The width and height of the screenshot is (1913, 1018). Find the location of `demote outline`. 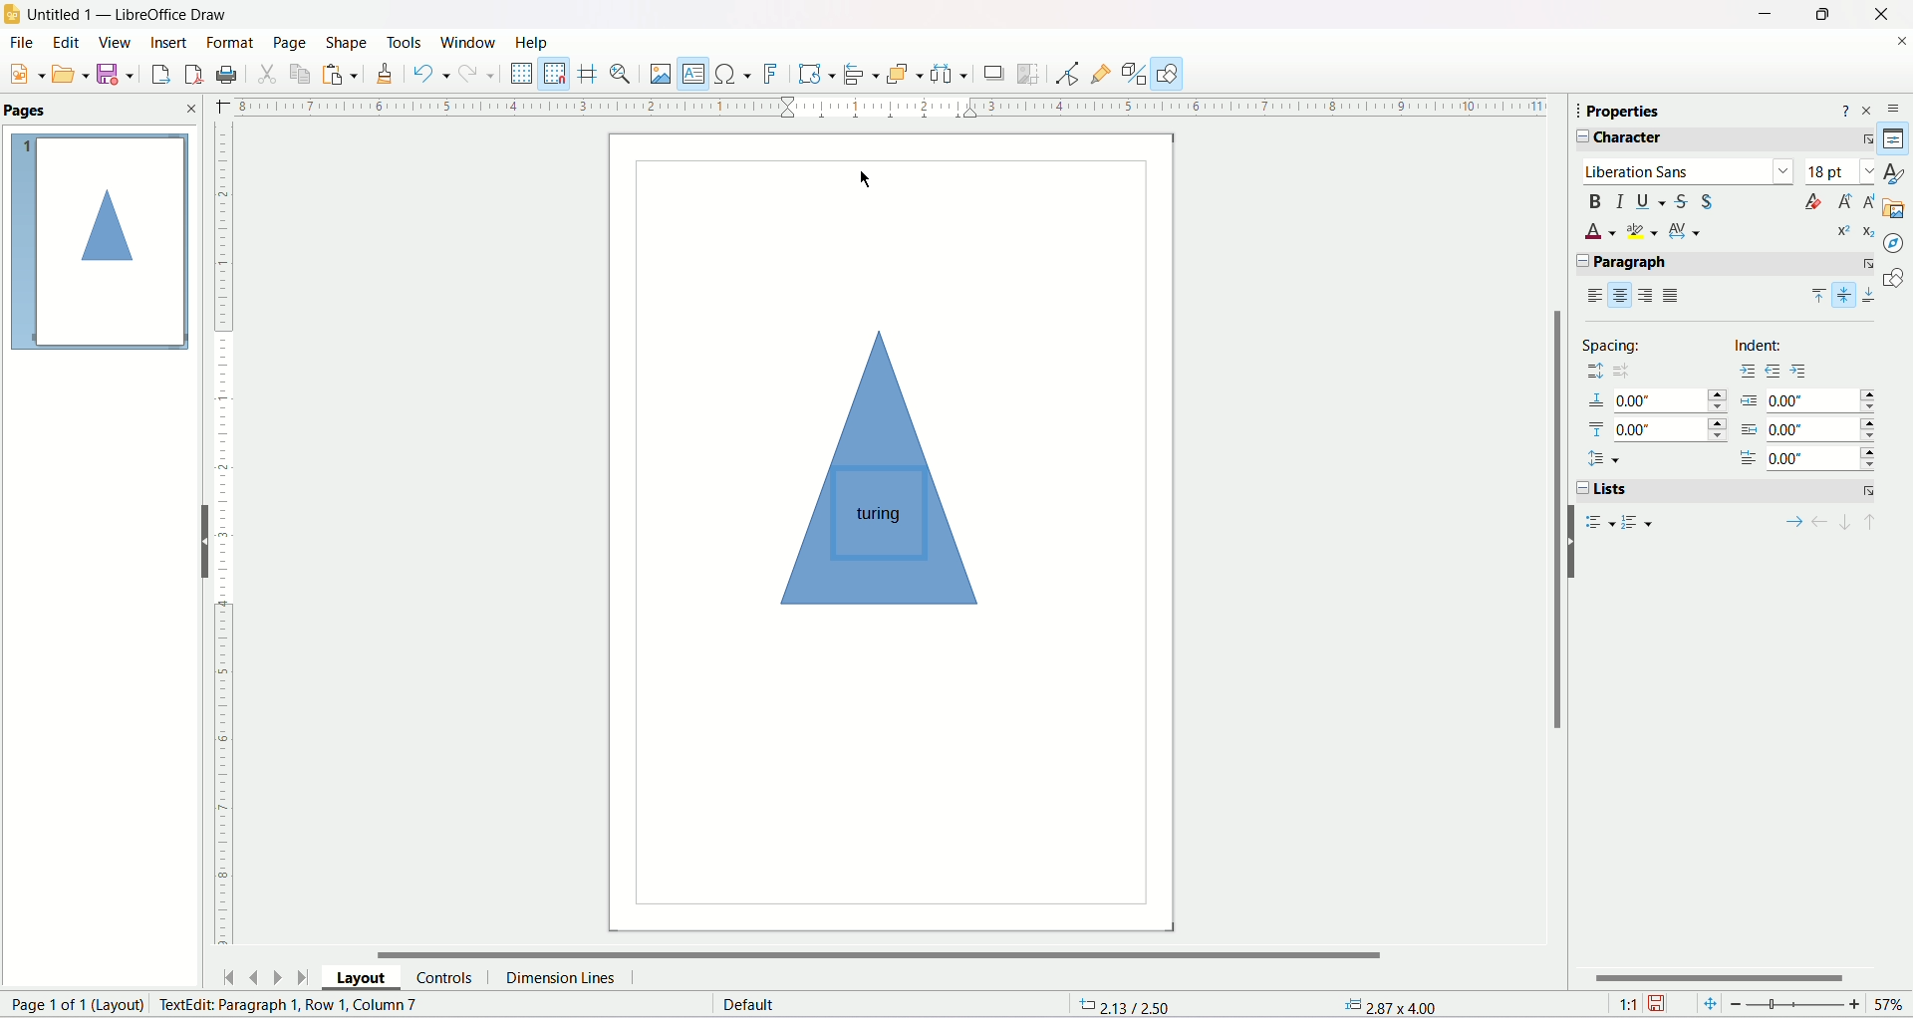

demote outline is located at coordinates (1793, 524).